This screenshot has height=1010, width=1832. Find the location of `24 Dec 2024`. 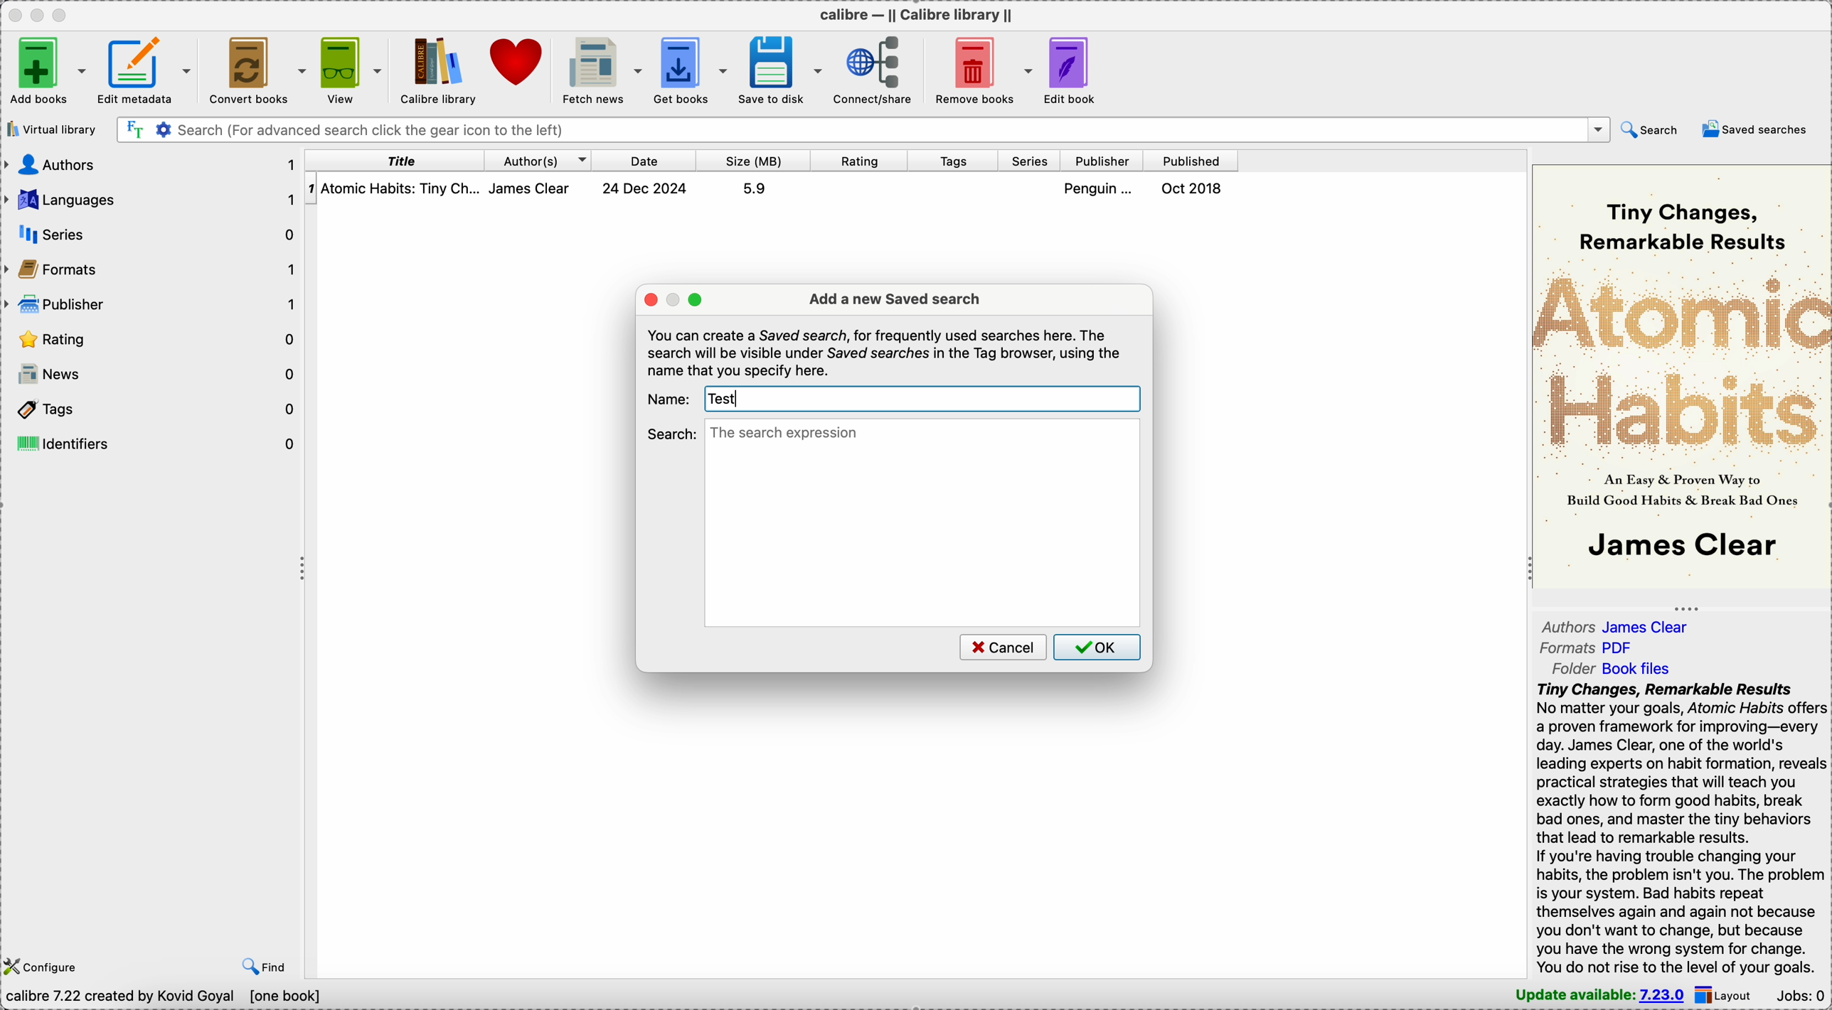

24 Dec 2024 is located at coordinates (645, 188).